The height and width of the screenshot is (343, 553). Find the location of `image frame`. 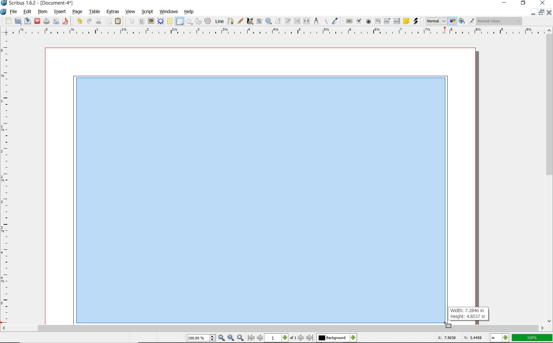

image frame is located at coordinates (151, 22).